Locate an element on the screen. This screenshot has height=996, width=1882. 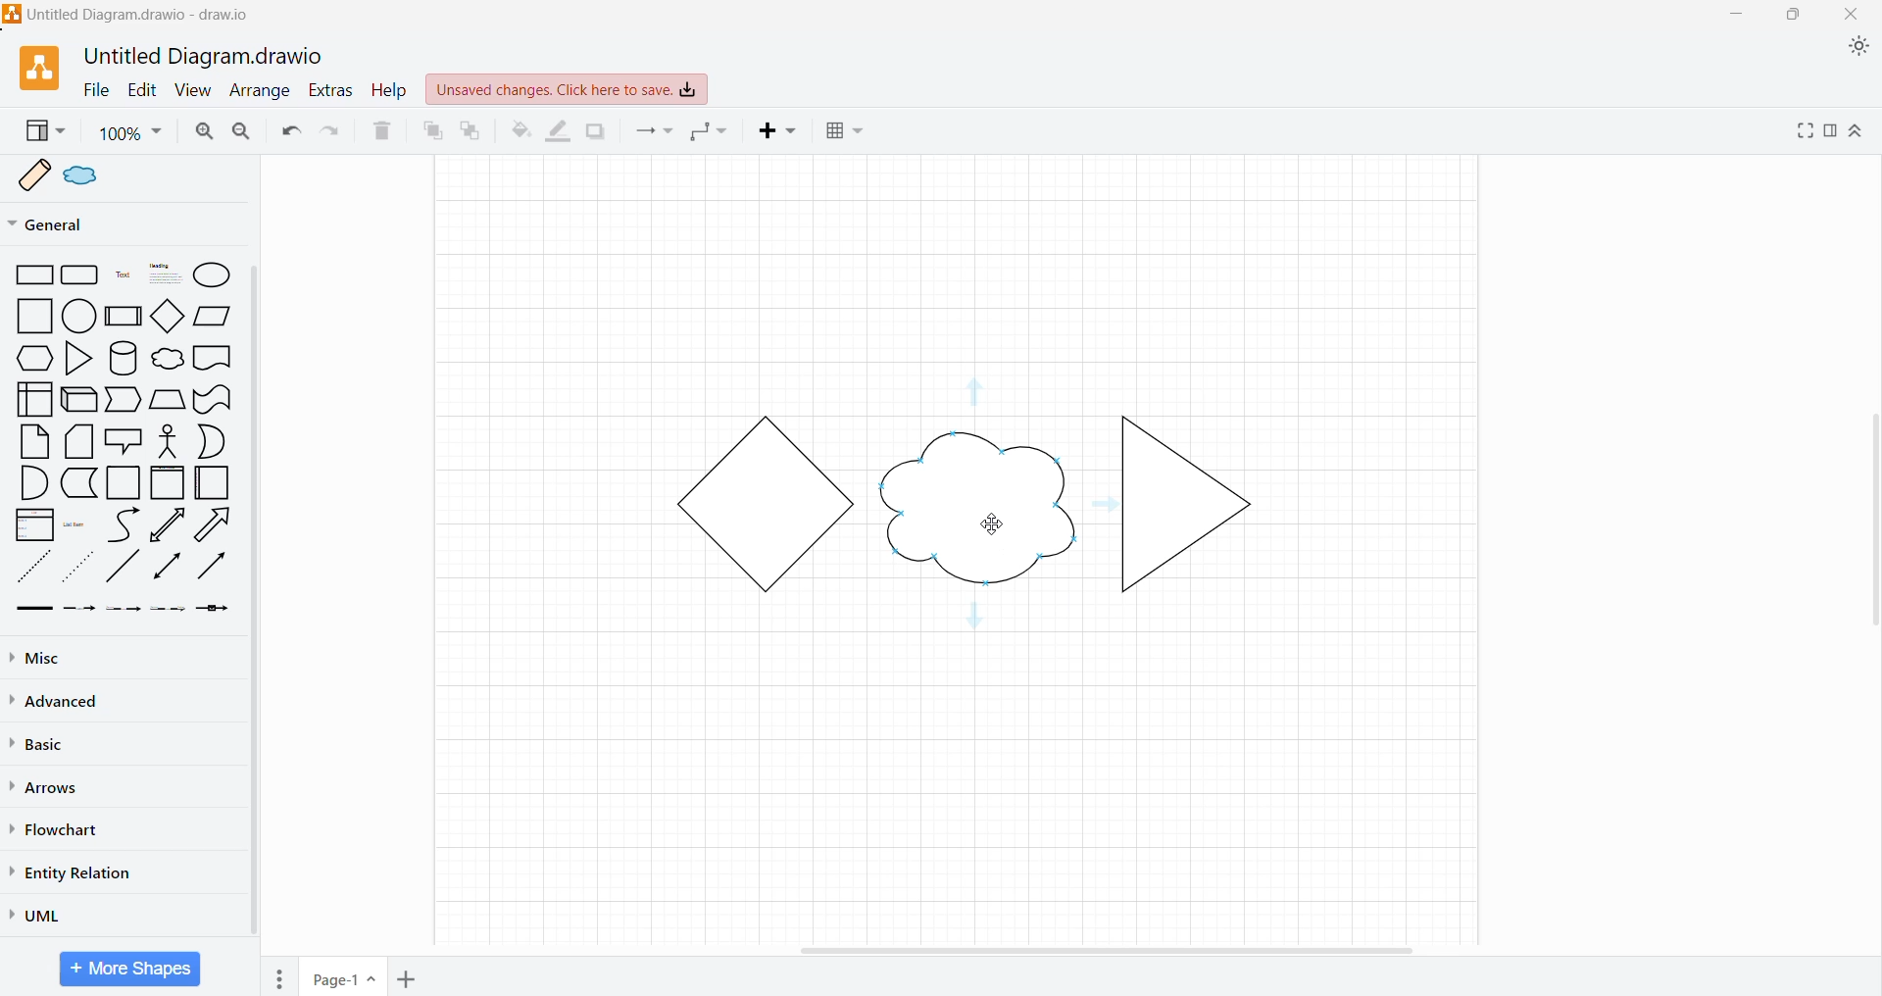
Shadow is located at coordinates (598, 134).